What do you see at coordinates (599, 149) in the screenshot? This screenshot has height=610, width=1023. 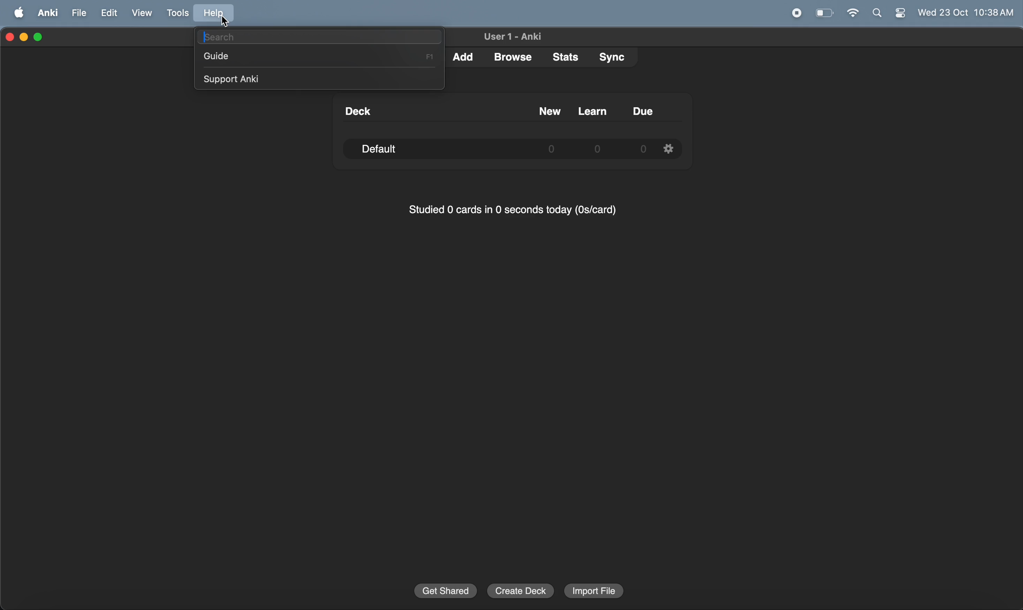 I see `number` at bounding box center [599, 149].